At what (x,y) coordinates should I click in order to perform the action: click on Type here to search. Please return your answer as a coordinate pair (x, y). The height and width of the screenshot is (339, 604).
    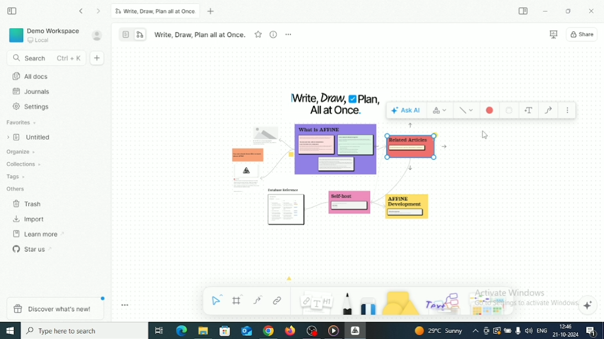
    Looking at the image, I should click on (85, 330).